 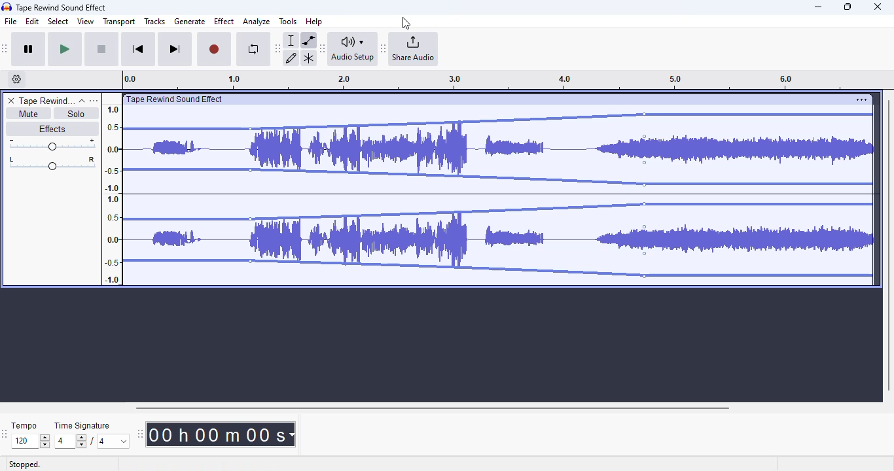 What do you see at coordinates (353, 48) in the screenshot?
I see `audio setup` at bounding box center [353, 48].